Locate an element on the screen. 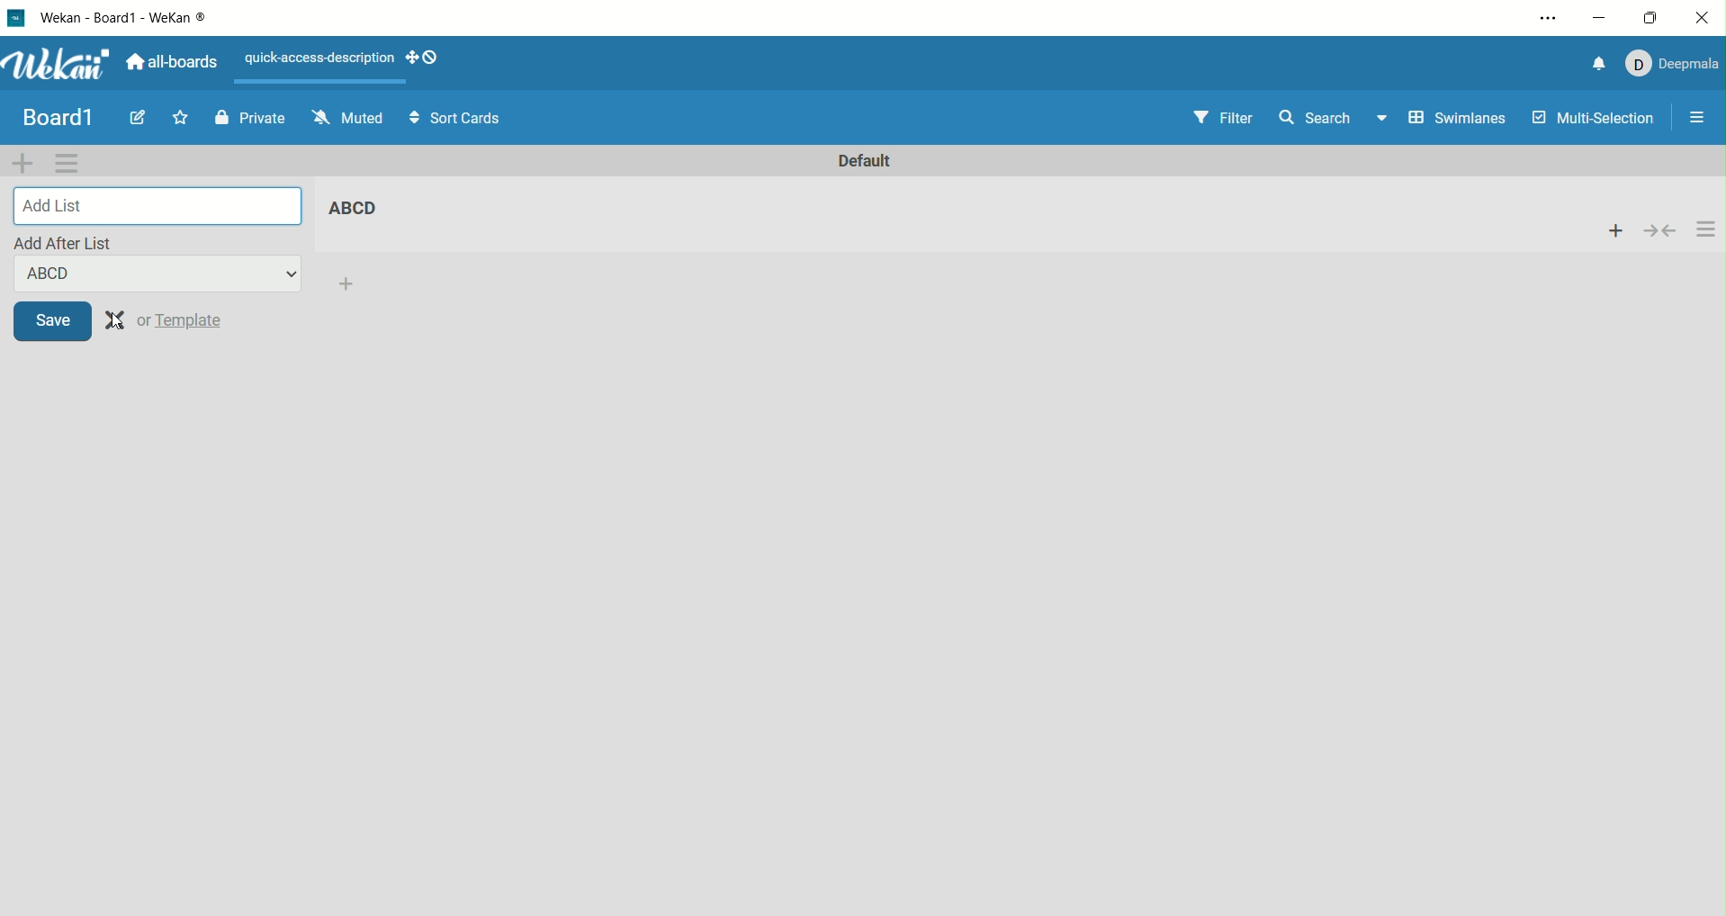 This screenshot has height=916, width=1726. filter is located at coordinates (1222, 118).